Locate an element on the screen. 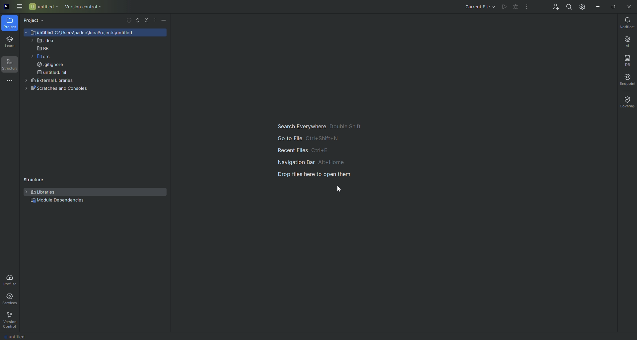  Select is located at coordinates (128, 20).